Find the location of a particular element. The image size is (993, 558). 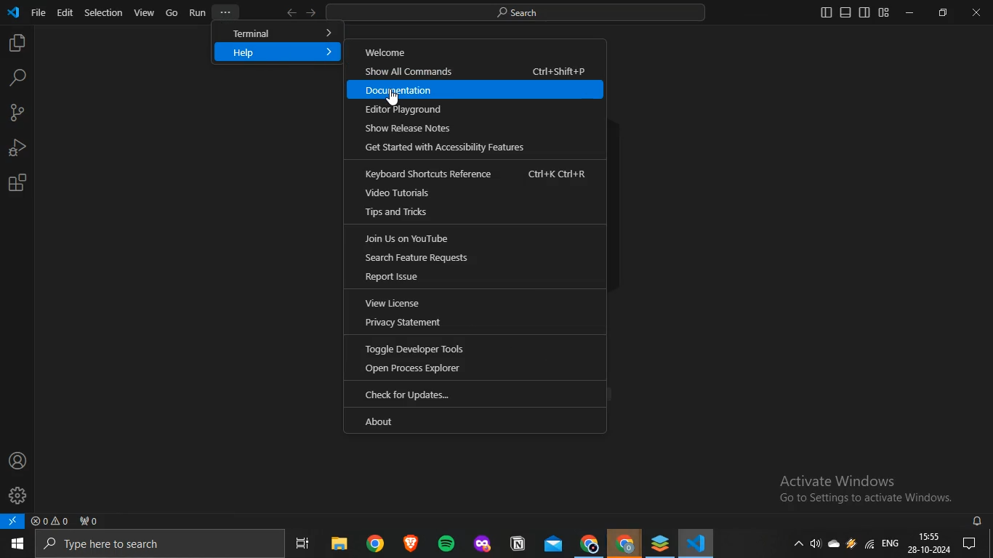

volume is located at coordinates (815, 546).